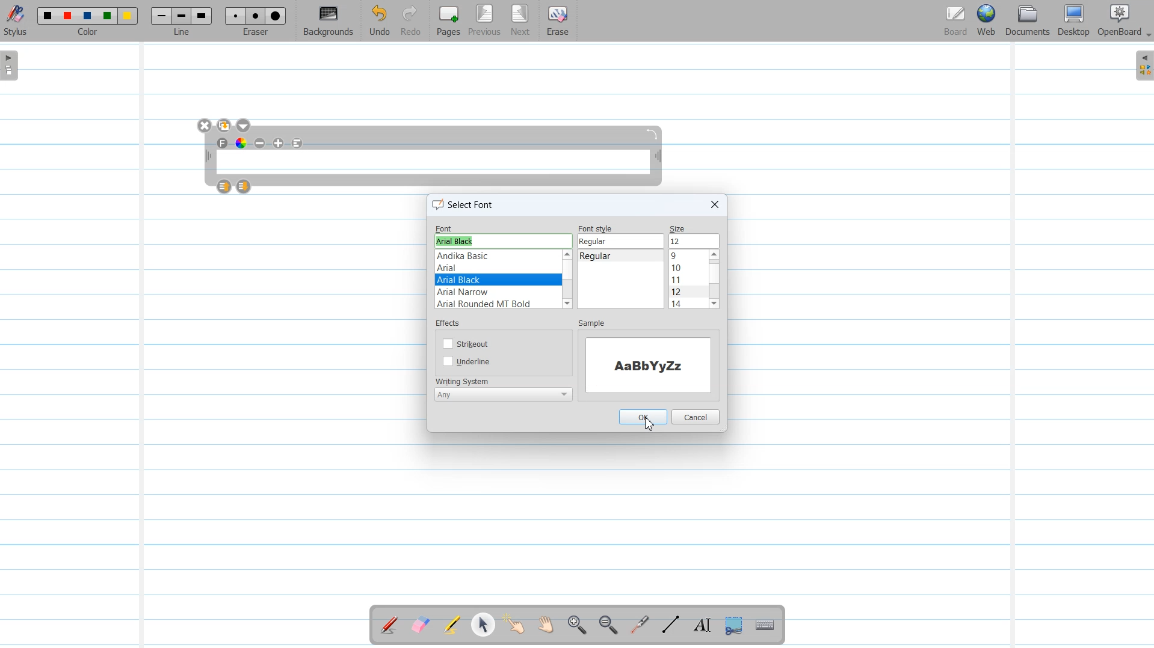 This screenshot has width=1154, height=648. What do you see at coordinates (688, 280) in the screenshot?
I see `Font sizes` at bounding box center [688, 280].